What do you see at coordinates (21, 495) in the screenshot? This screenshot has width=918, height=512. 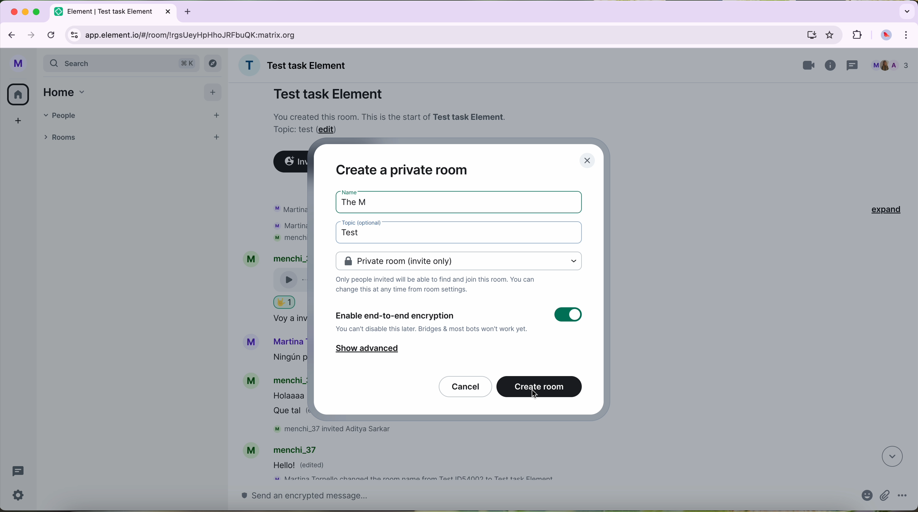 I see `settings` at bounding box center [21, 495].